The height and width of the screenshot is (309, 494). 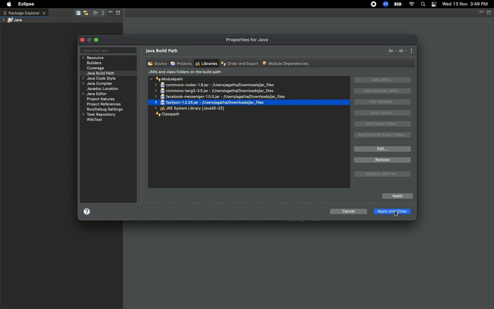 What do you see at coordinates (384, 102) in the screenshot?
I see `Add variable` at bounding box center [384, 102].